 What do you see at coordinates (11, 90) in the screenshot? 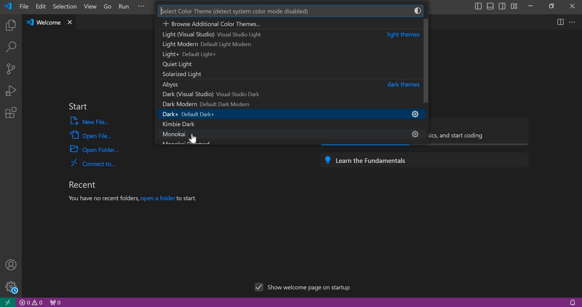
I see `run and debug` at bounding box center [11, 90].